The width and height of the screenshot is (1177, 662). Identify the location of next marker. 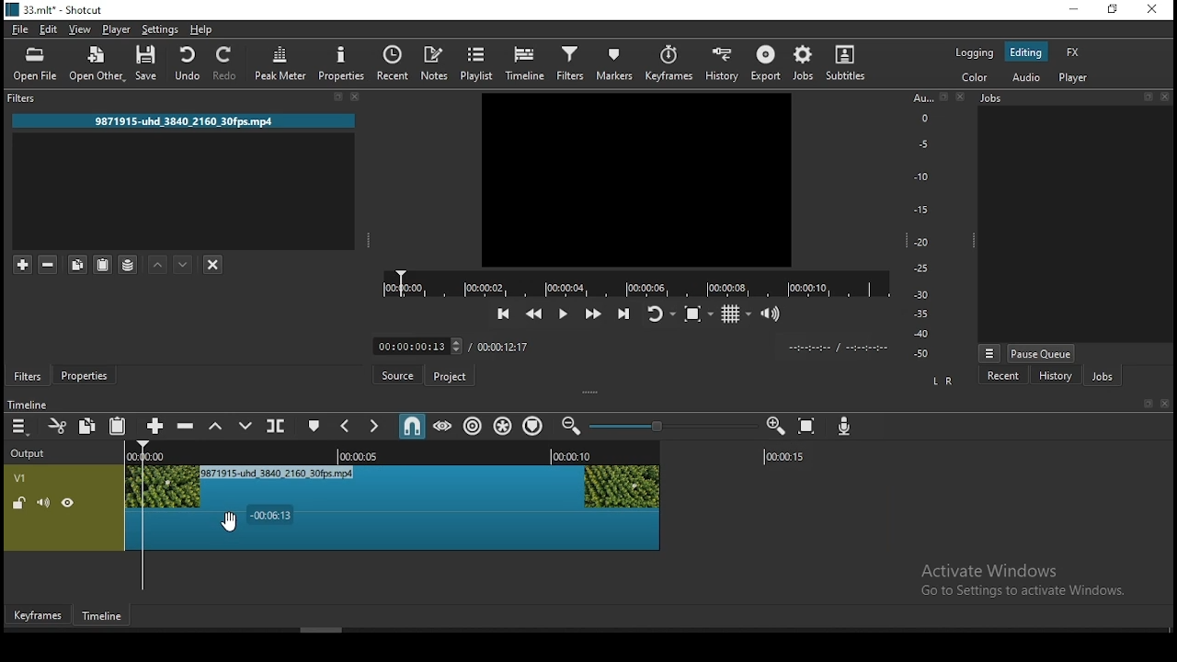
(375, 428).